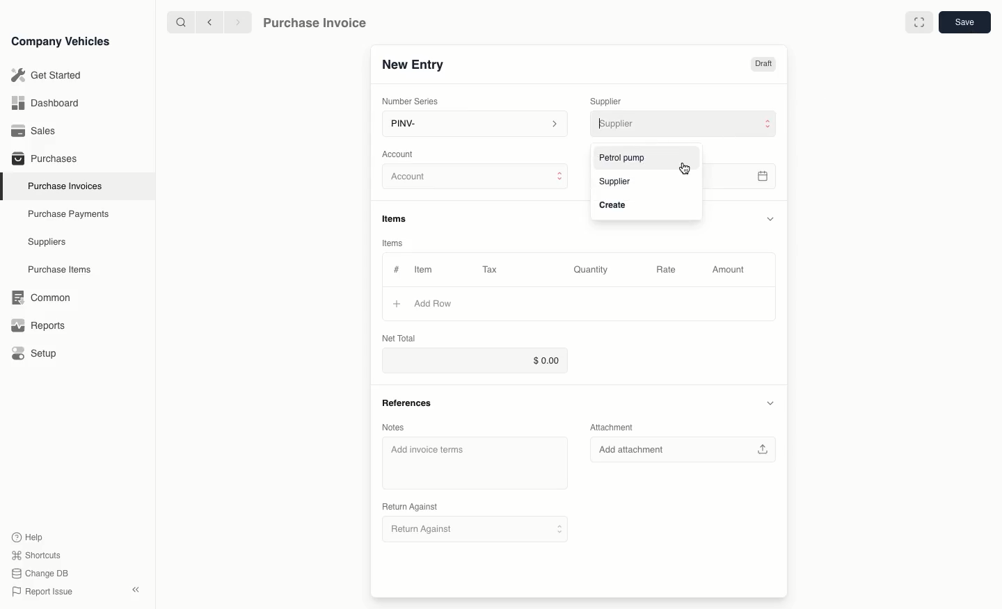 This screenshot has width=1002, height=609. I want to click on Add attachment, so click(681, 448).